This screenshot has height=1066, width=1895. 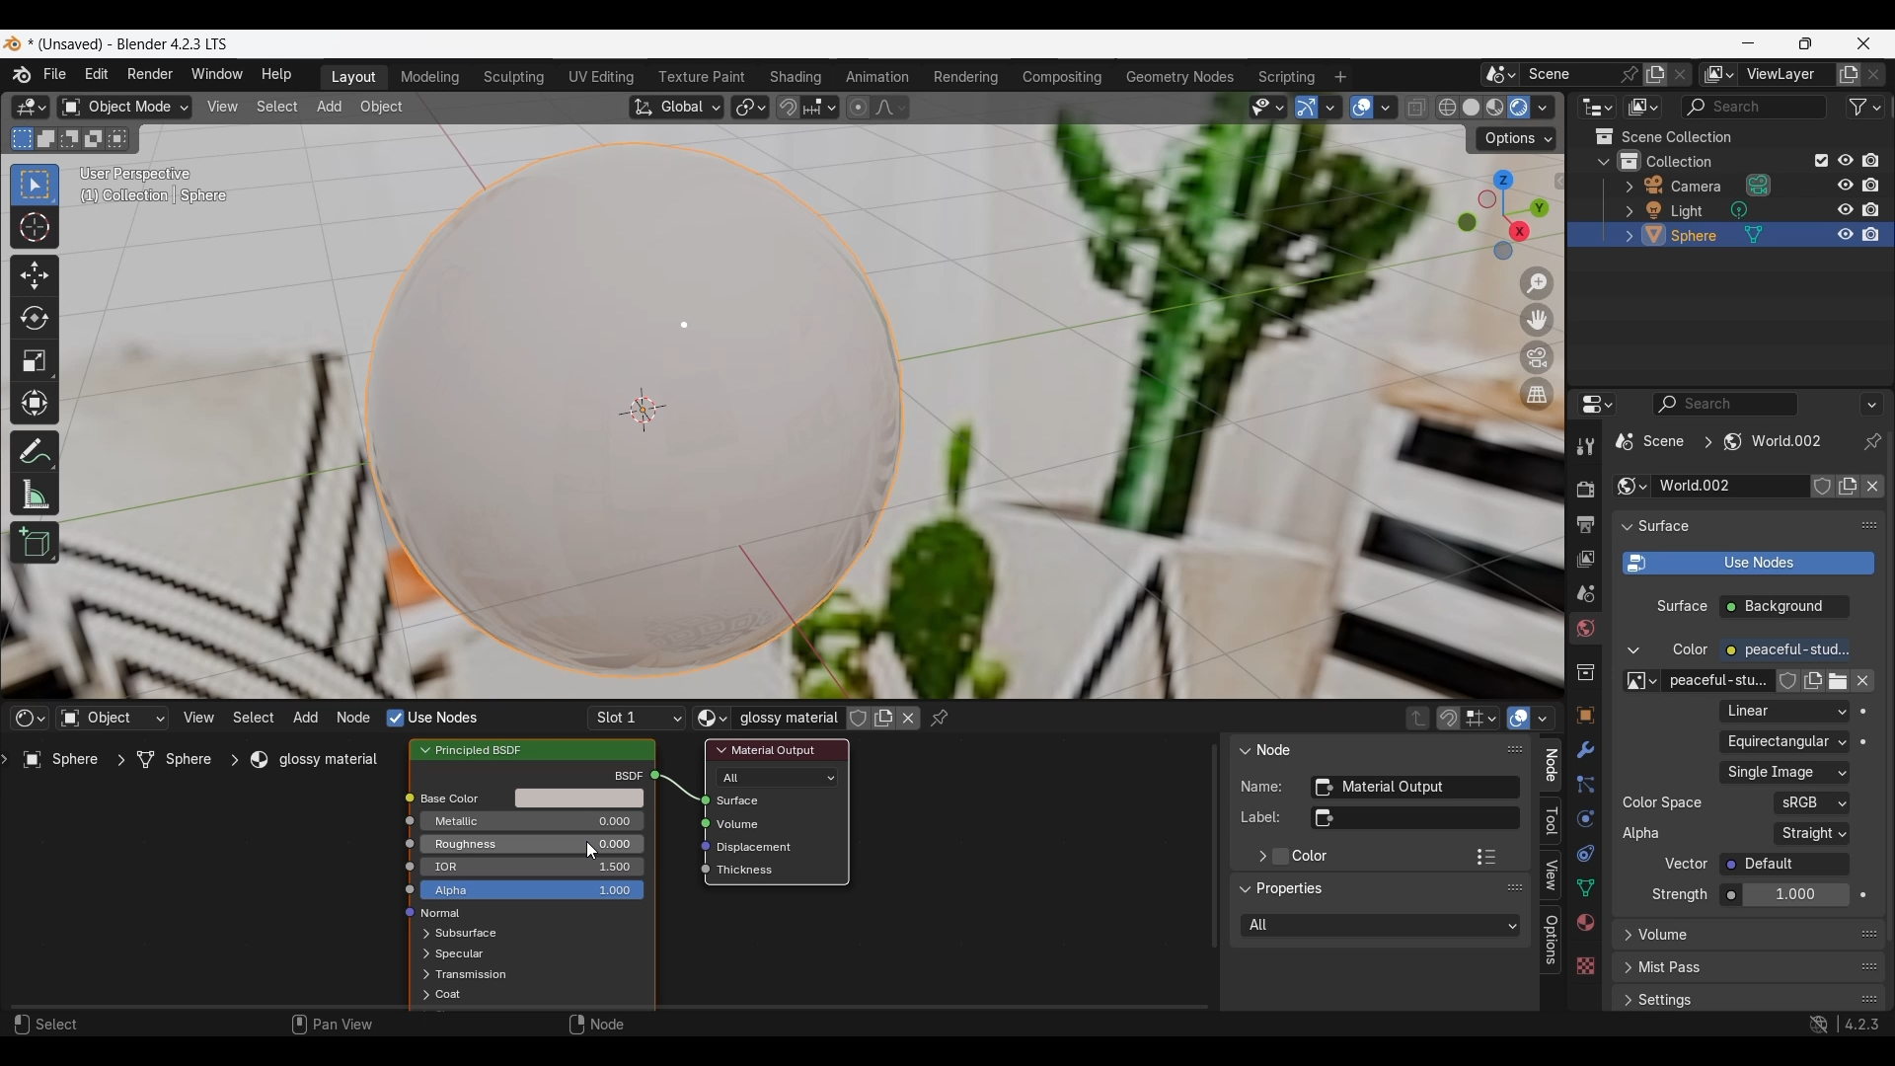 What do you see at coordinates (1870, 966) in the screenshot?
I see `Float mist pass` at bounding box center [1870, 966].